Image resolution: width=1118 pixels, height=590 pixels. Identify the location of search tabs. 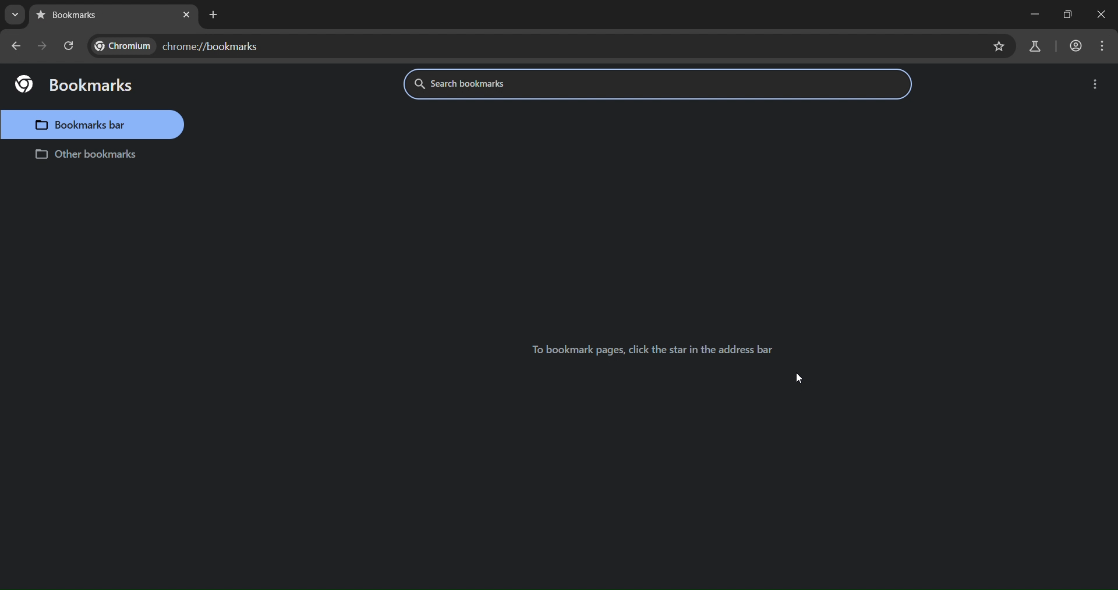
(15, 15).